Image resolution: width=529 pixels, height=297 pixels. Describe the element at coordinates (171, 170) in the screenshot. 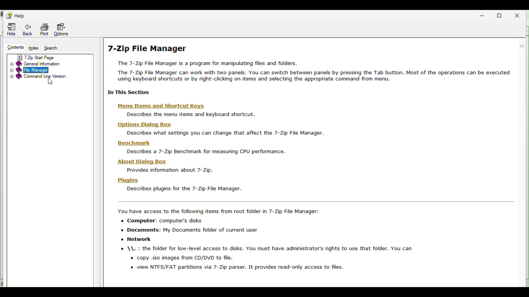

I see `provides information about 7-zip` at that location.